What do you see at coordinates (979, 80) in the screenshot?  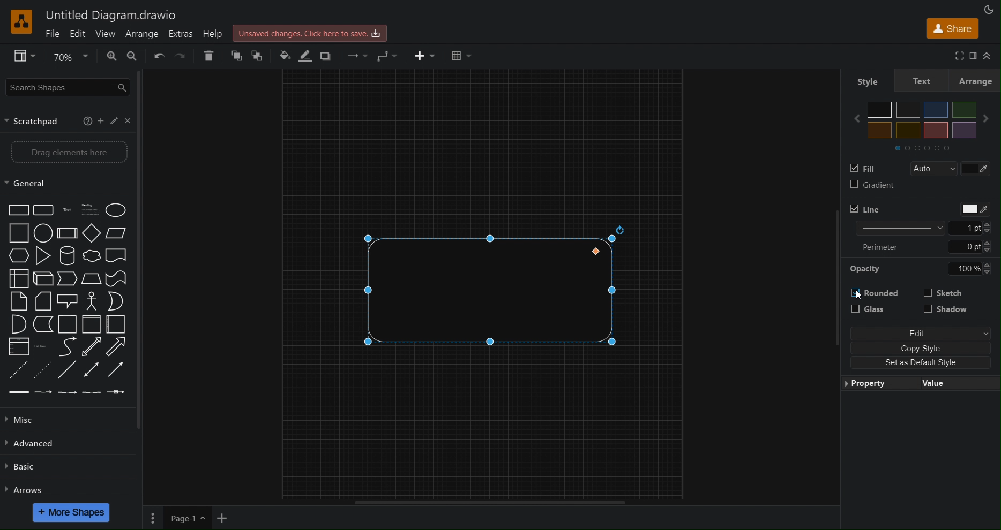 I see `Arrange` at bounding box center [979, 80].